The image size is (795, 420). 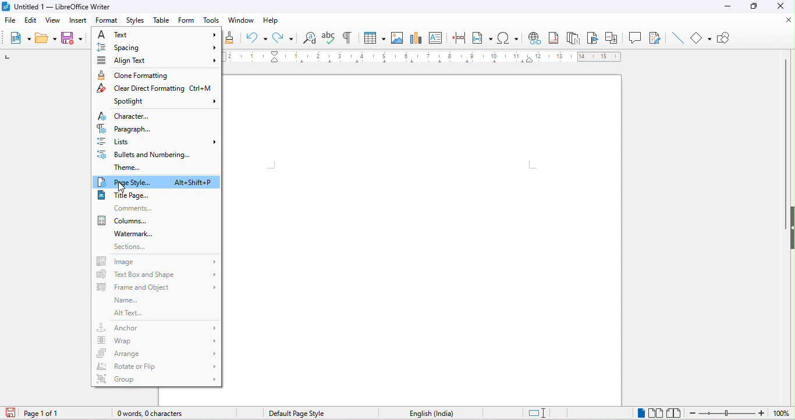 What do you see at coordinates (636, 37) in the screenshot?
I see `comment` at bounding box center [636, 37].